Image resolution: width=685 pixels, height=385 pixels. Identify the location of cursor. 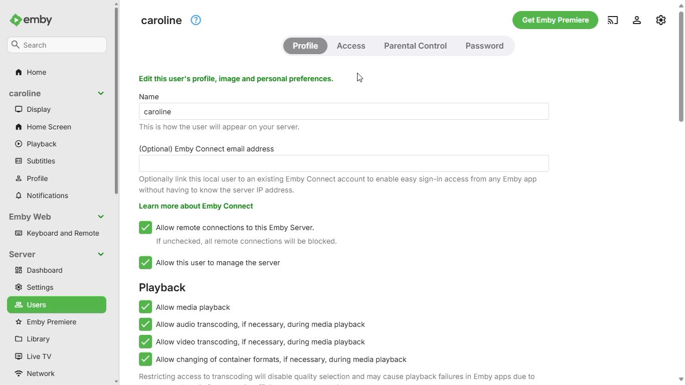
(360, 77).